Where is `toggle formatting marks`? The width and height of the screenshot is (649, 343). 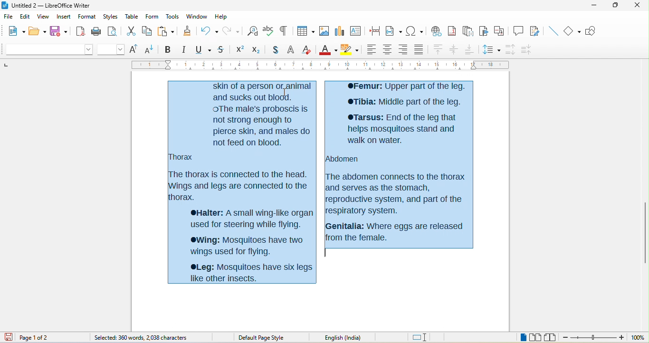
toggle formatting marks is located at coordinates (284, 30).